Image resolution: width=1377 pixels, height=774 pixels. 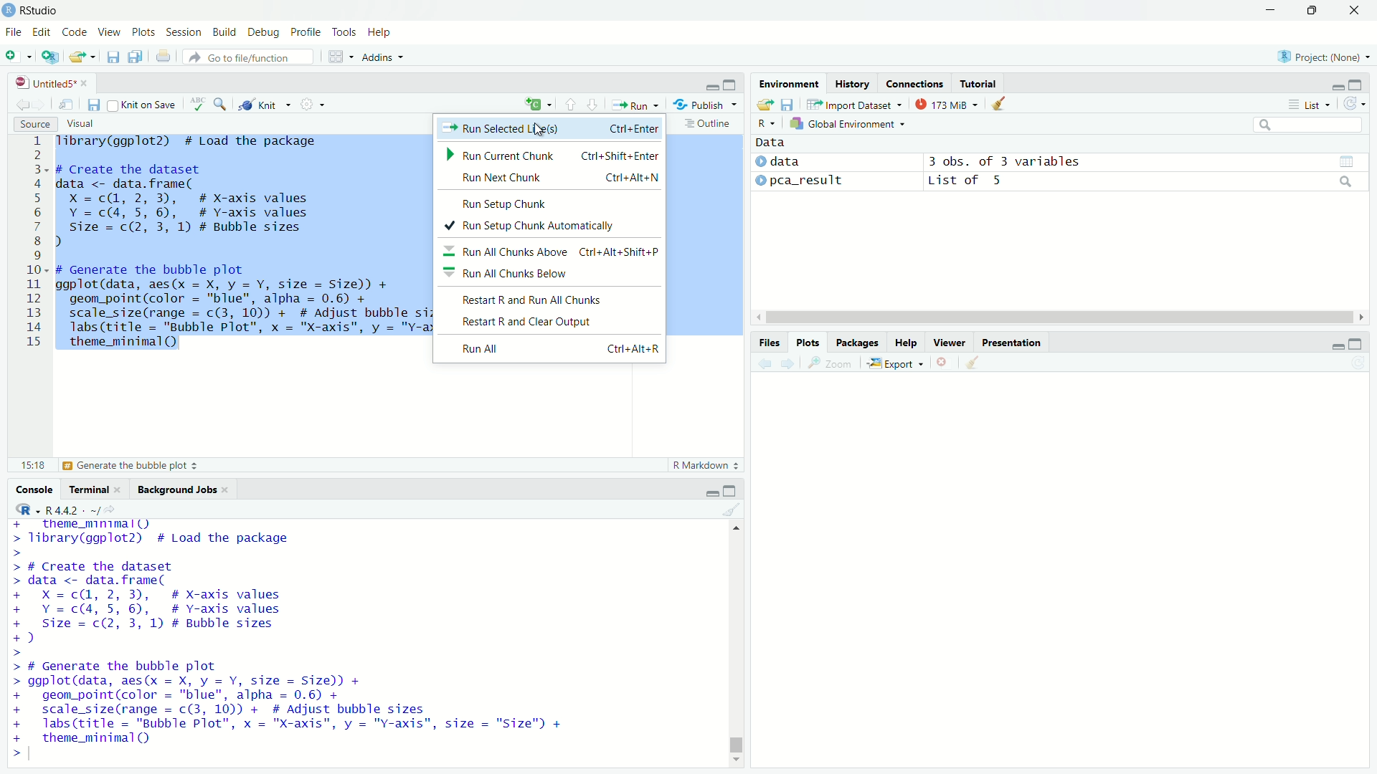 I want to click on maximize, so click(x=1358, y=83).